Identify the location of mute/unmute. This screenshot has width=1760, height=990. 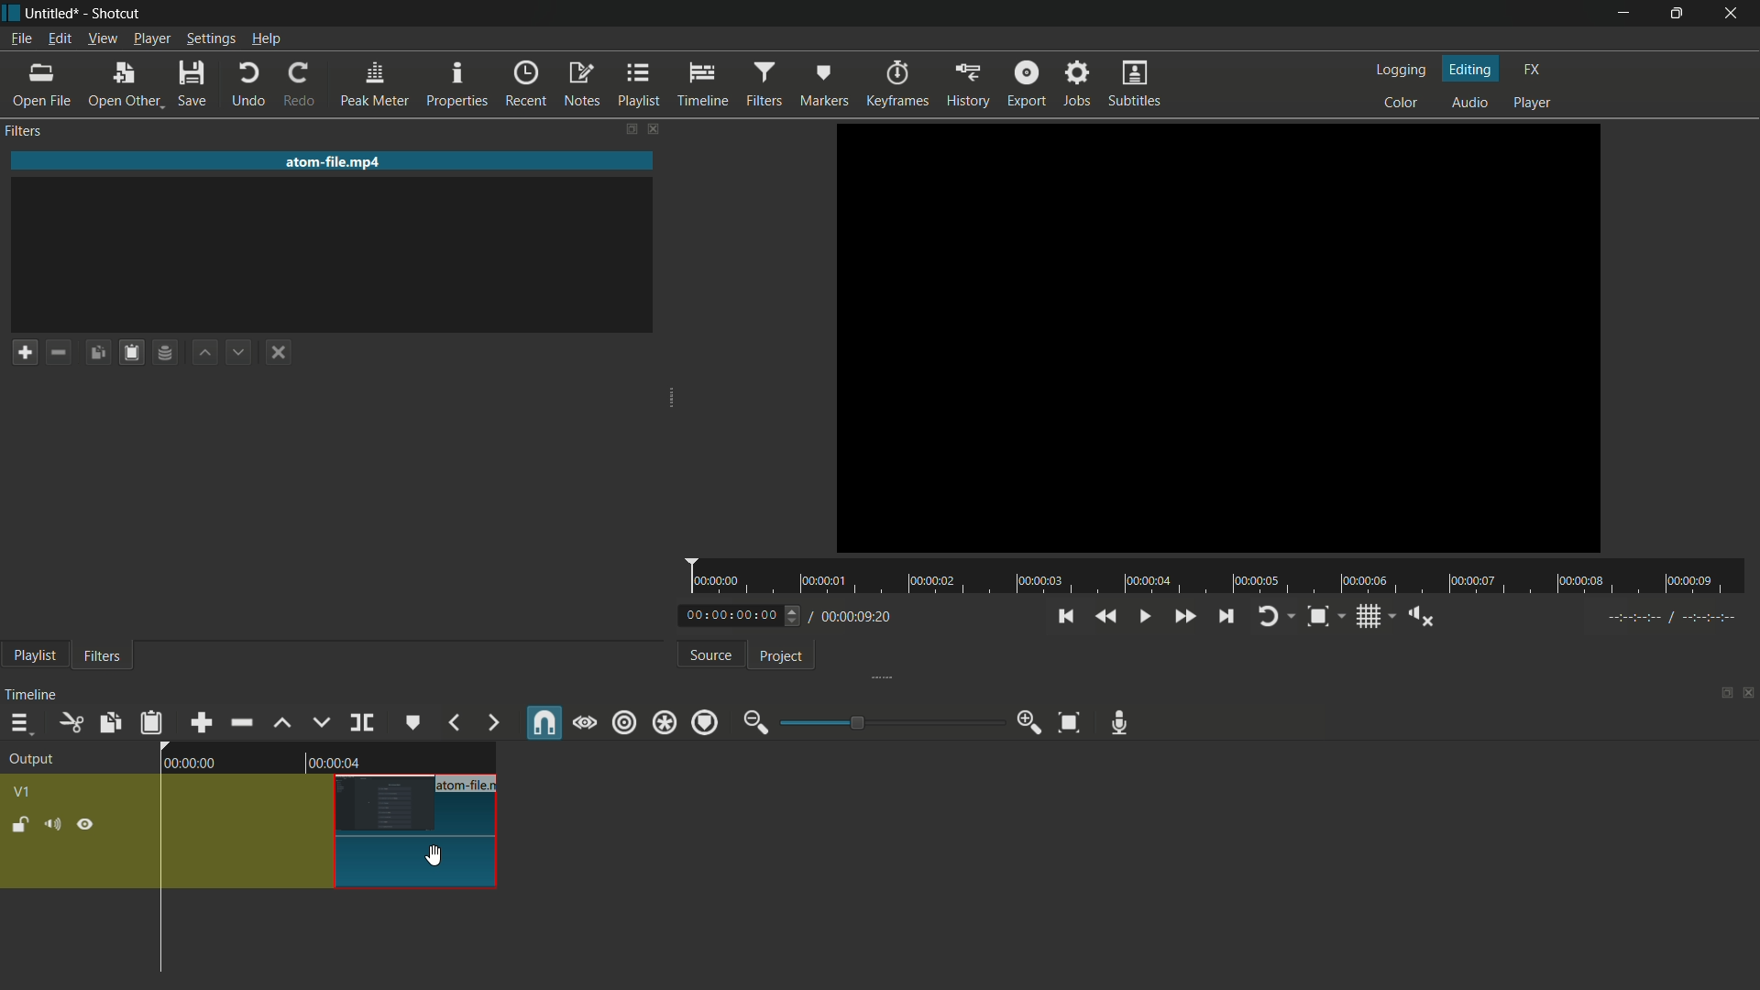
(53, 823).